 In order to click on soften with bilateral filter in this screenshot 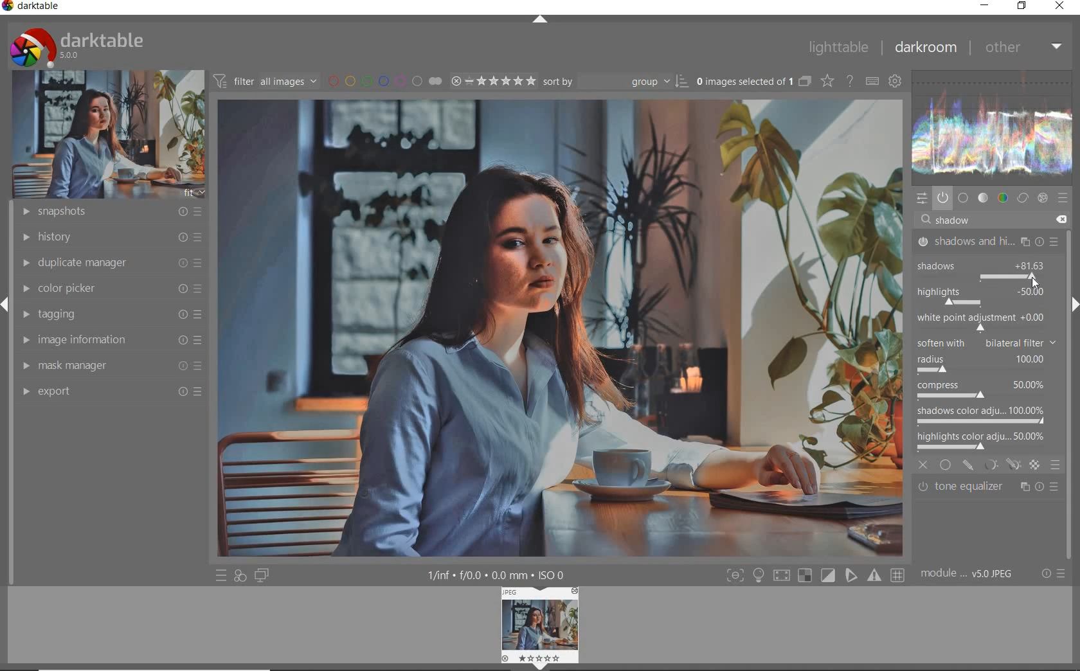, I will do `click(986, 341)`.